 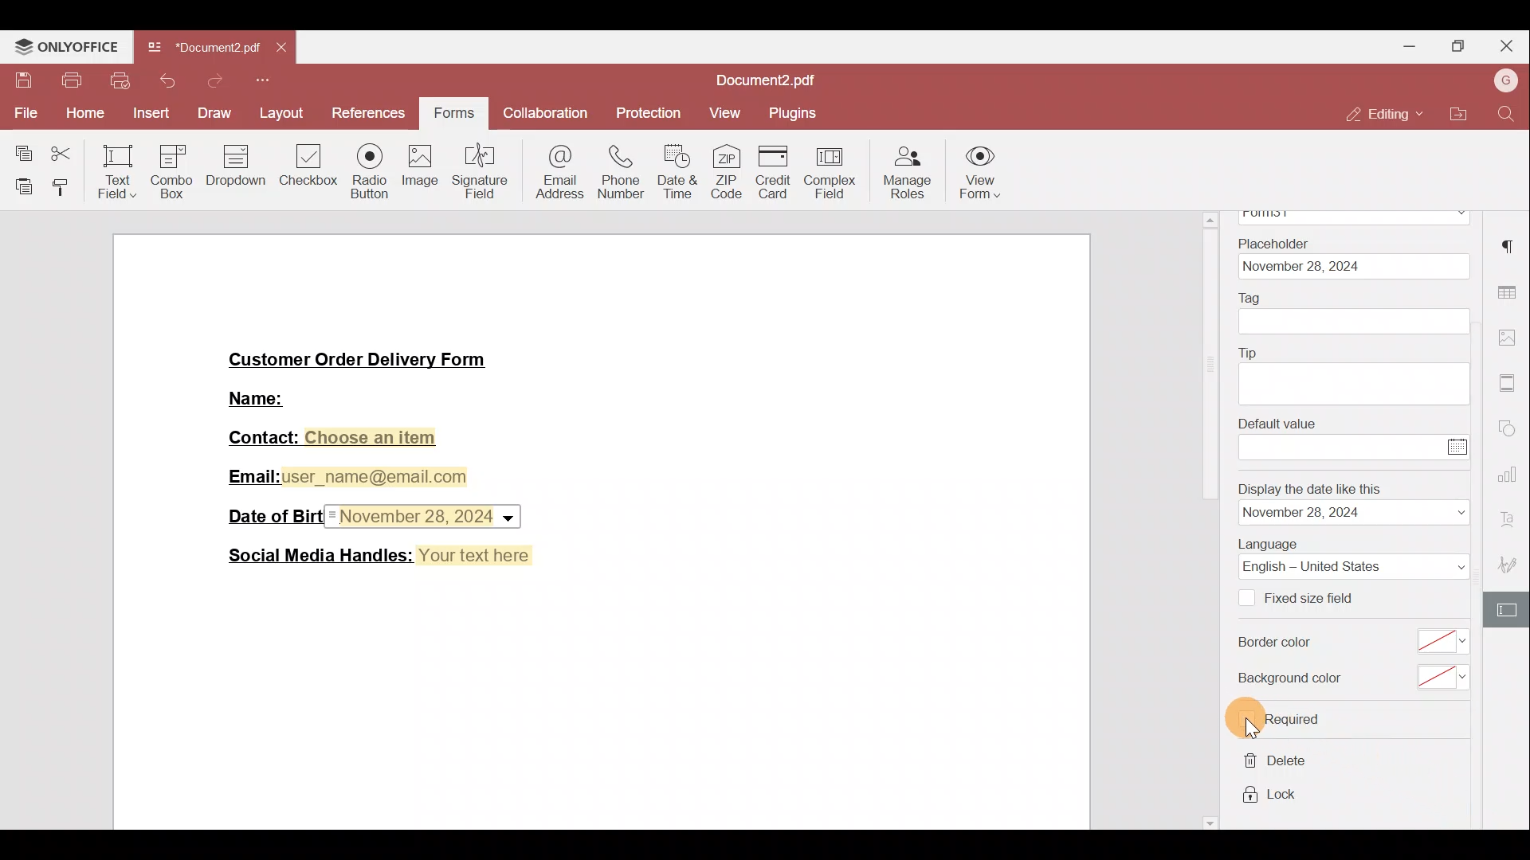 What do you see at coordinates (279, 49) in the screenshot?
I see `Close tab` at bounding box center [279, 49].